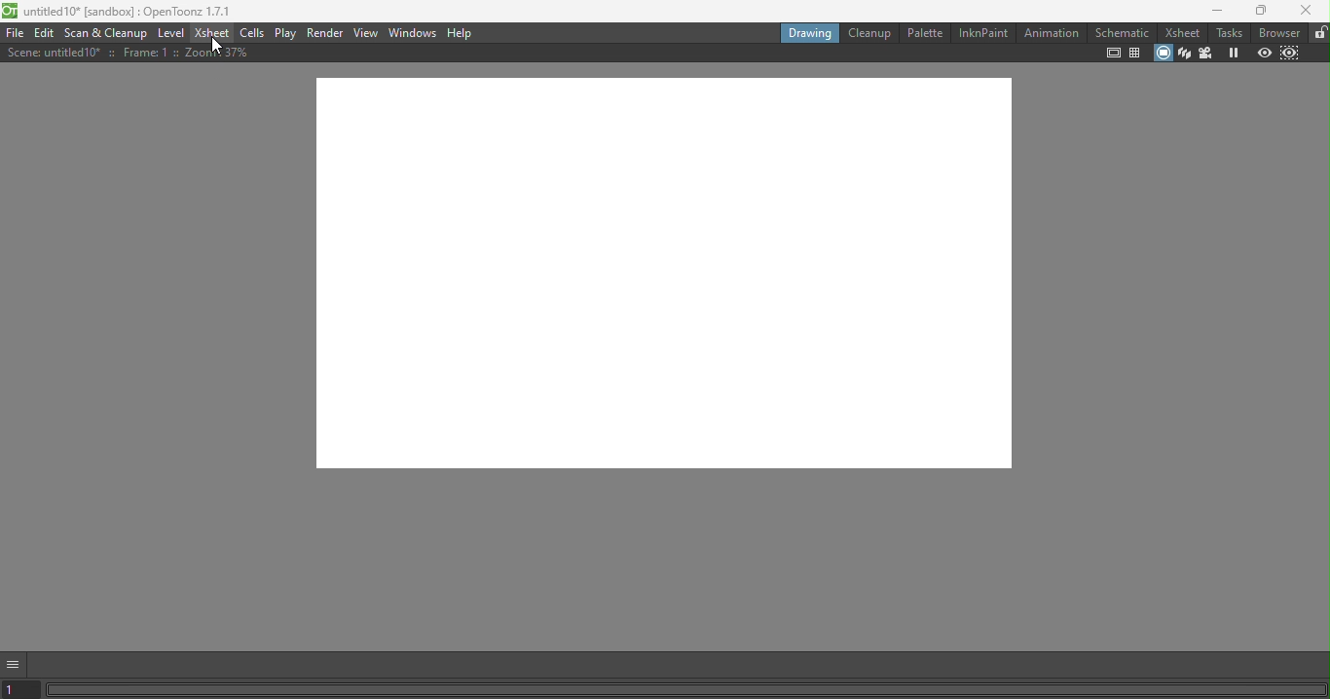 This screenshot has width=1330, height=699. I want to click on Safe area, so click(1112, 54).